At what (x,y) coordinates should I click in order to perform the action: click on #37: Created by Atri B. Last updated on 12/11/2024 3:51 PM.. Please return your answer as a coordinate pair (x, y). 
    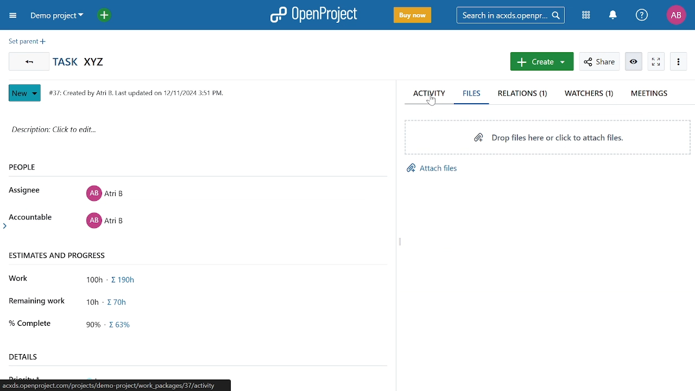
    Looking at the image, I should click on (145, 93).